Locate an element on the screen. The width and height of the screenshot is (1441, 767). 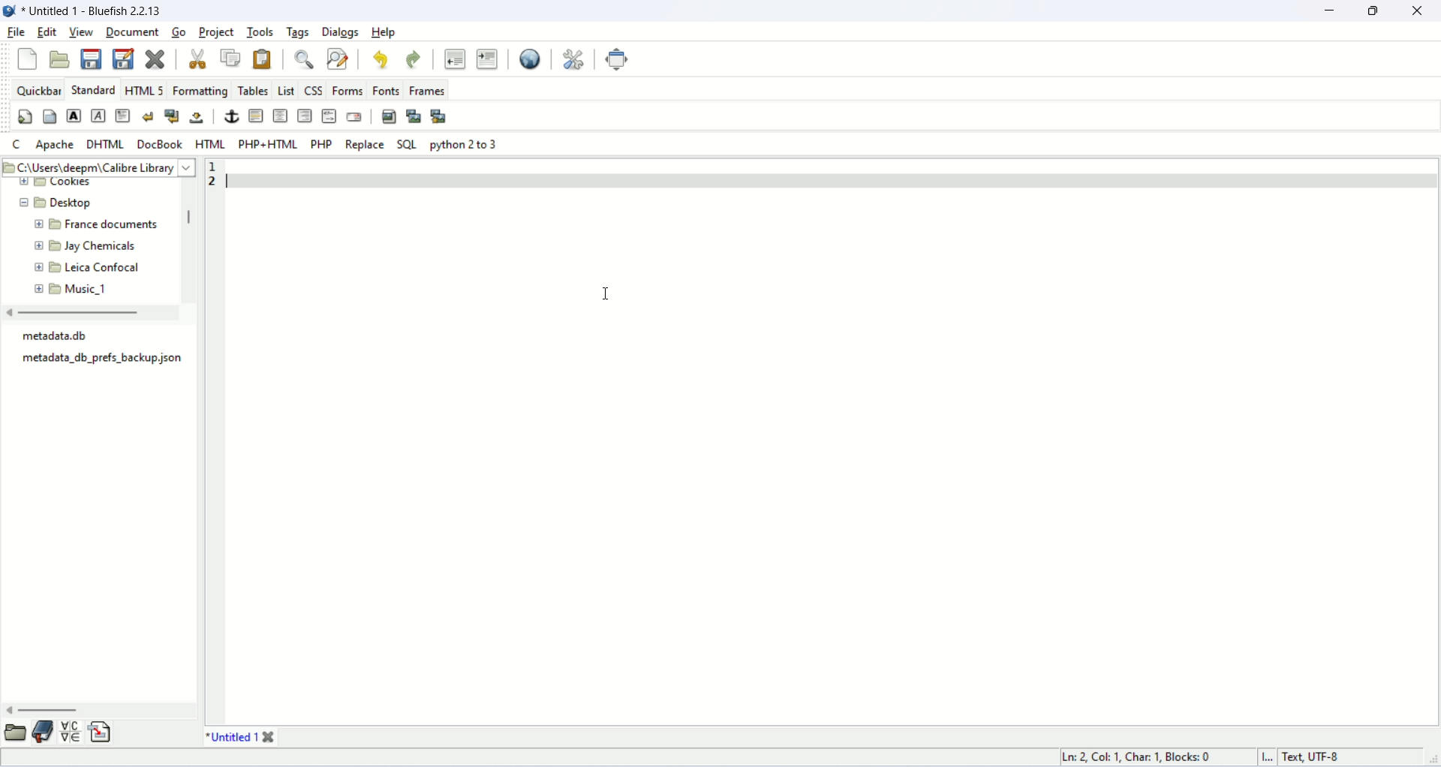
non breaking space is located at coordinates (198, 117).